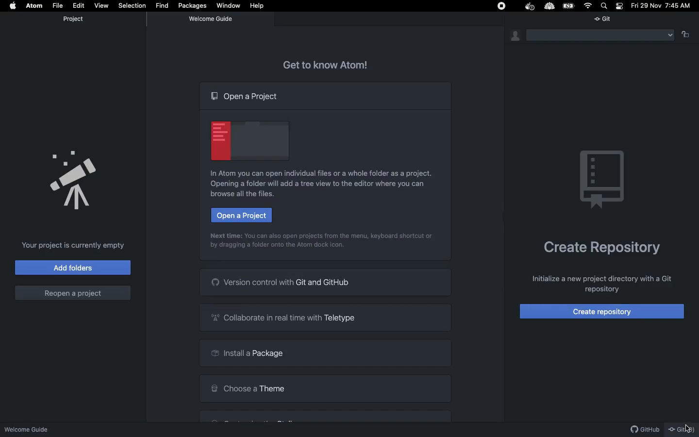 The height and width of the screenshot is (437, 699). Describe the element at coordinates (73, 292) in the screenshot. I see `Reopen a project` at that location.